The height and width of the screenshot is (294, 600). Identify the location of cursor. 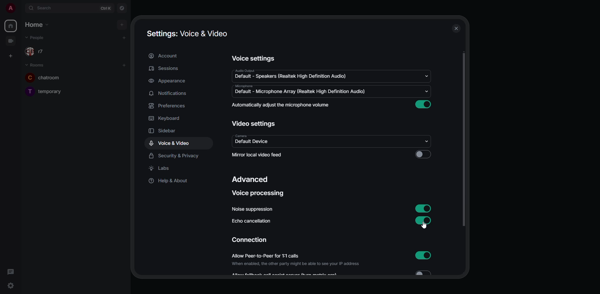
(424, 226).